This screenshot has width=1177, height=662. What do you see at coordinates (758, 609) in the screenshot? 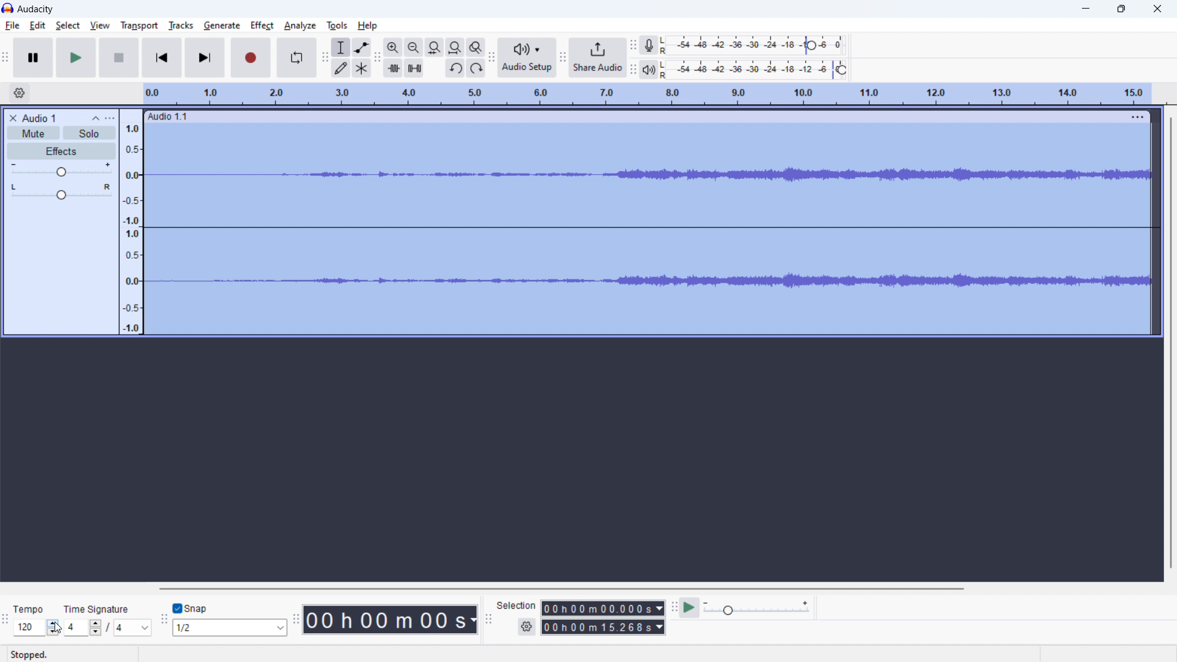
I see `playback speed` at bounding box center [758, 609].